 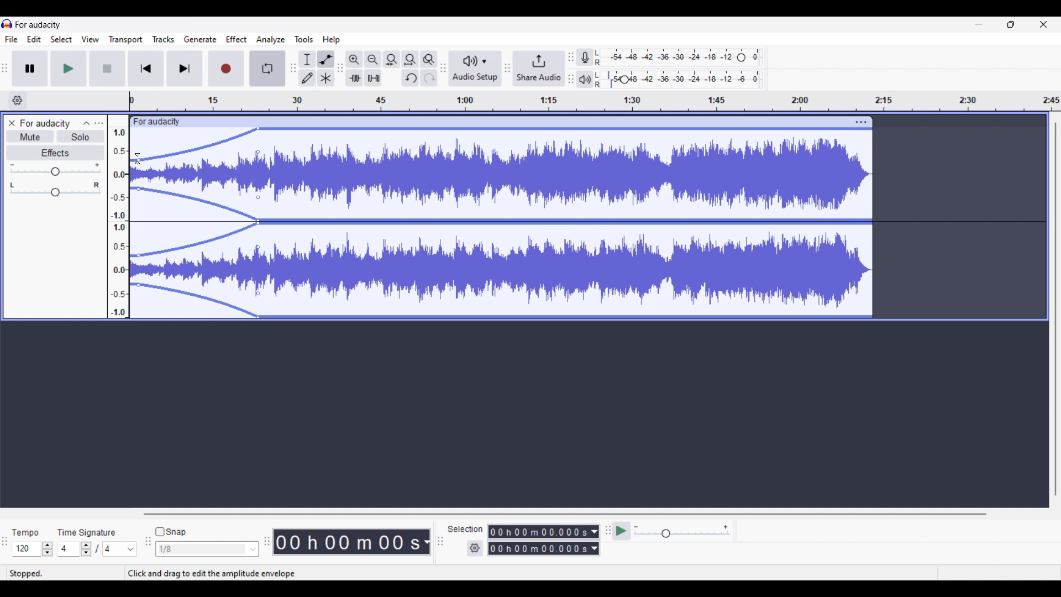 What do you see at coordinates (56, 170) in the screenshot?
I see `Volume slider` at bounding box center [56, 170].